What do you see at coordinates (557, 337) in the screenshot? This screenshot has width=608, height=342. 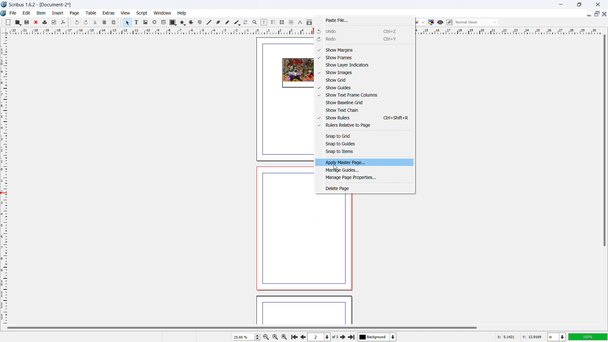 I see `unit of measurement` at bounding box center [557, 337].